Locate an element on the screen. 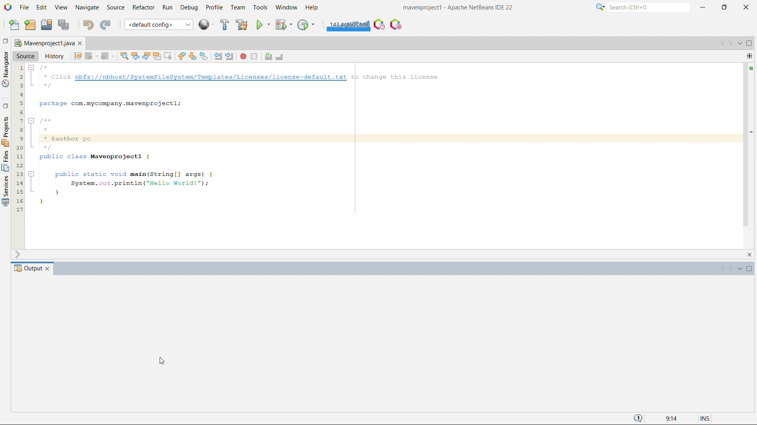 The height and width of the screenshot is (425, 757). Close is located at coordinates (48, 268).